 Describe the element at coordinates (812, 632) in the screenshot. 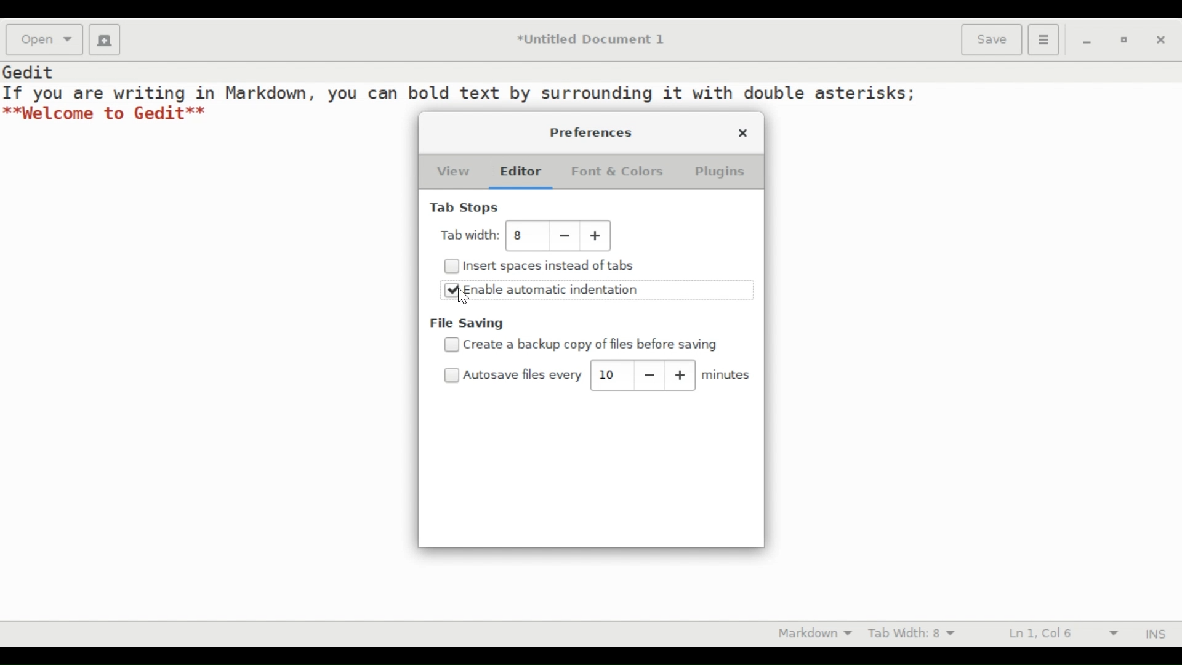

I see `Highlight mode otion` at that location.